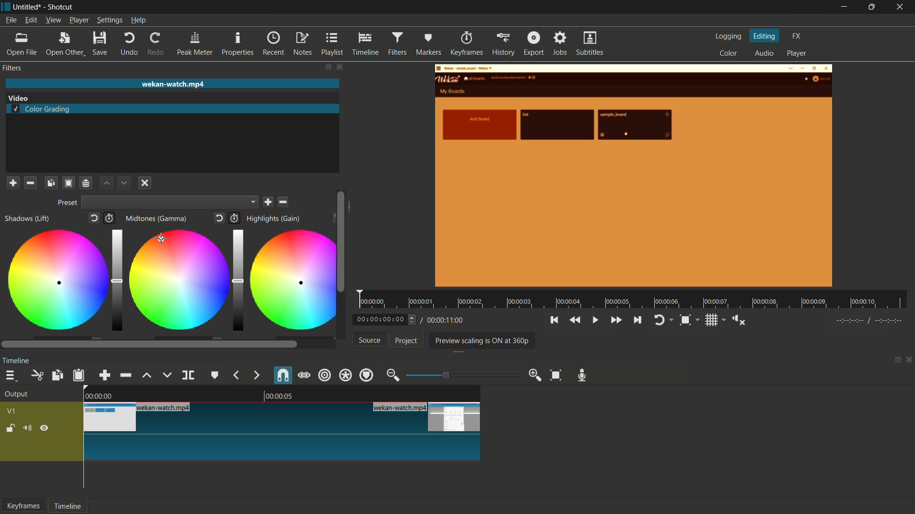 Image resolution: width=915 pixels, height=514 pixels. Describe the element at coordinates (583, 376) in the screenshot. I see `record audio` at that location.